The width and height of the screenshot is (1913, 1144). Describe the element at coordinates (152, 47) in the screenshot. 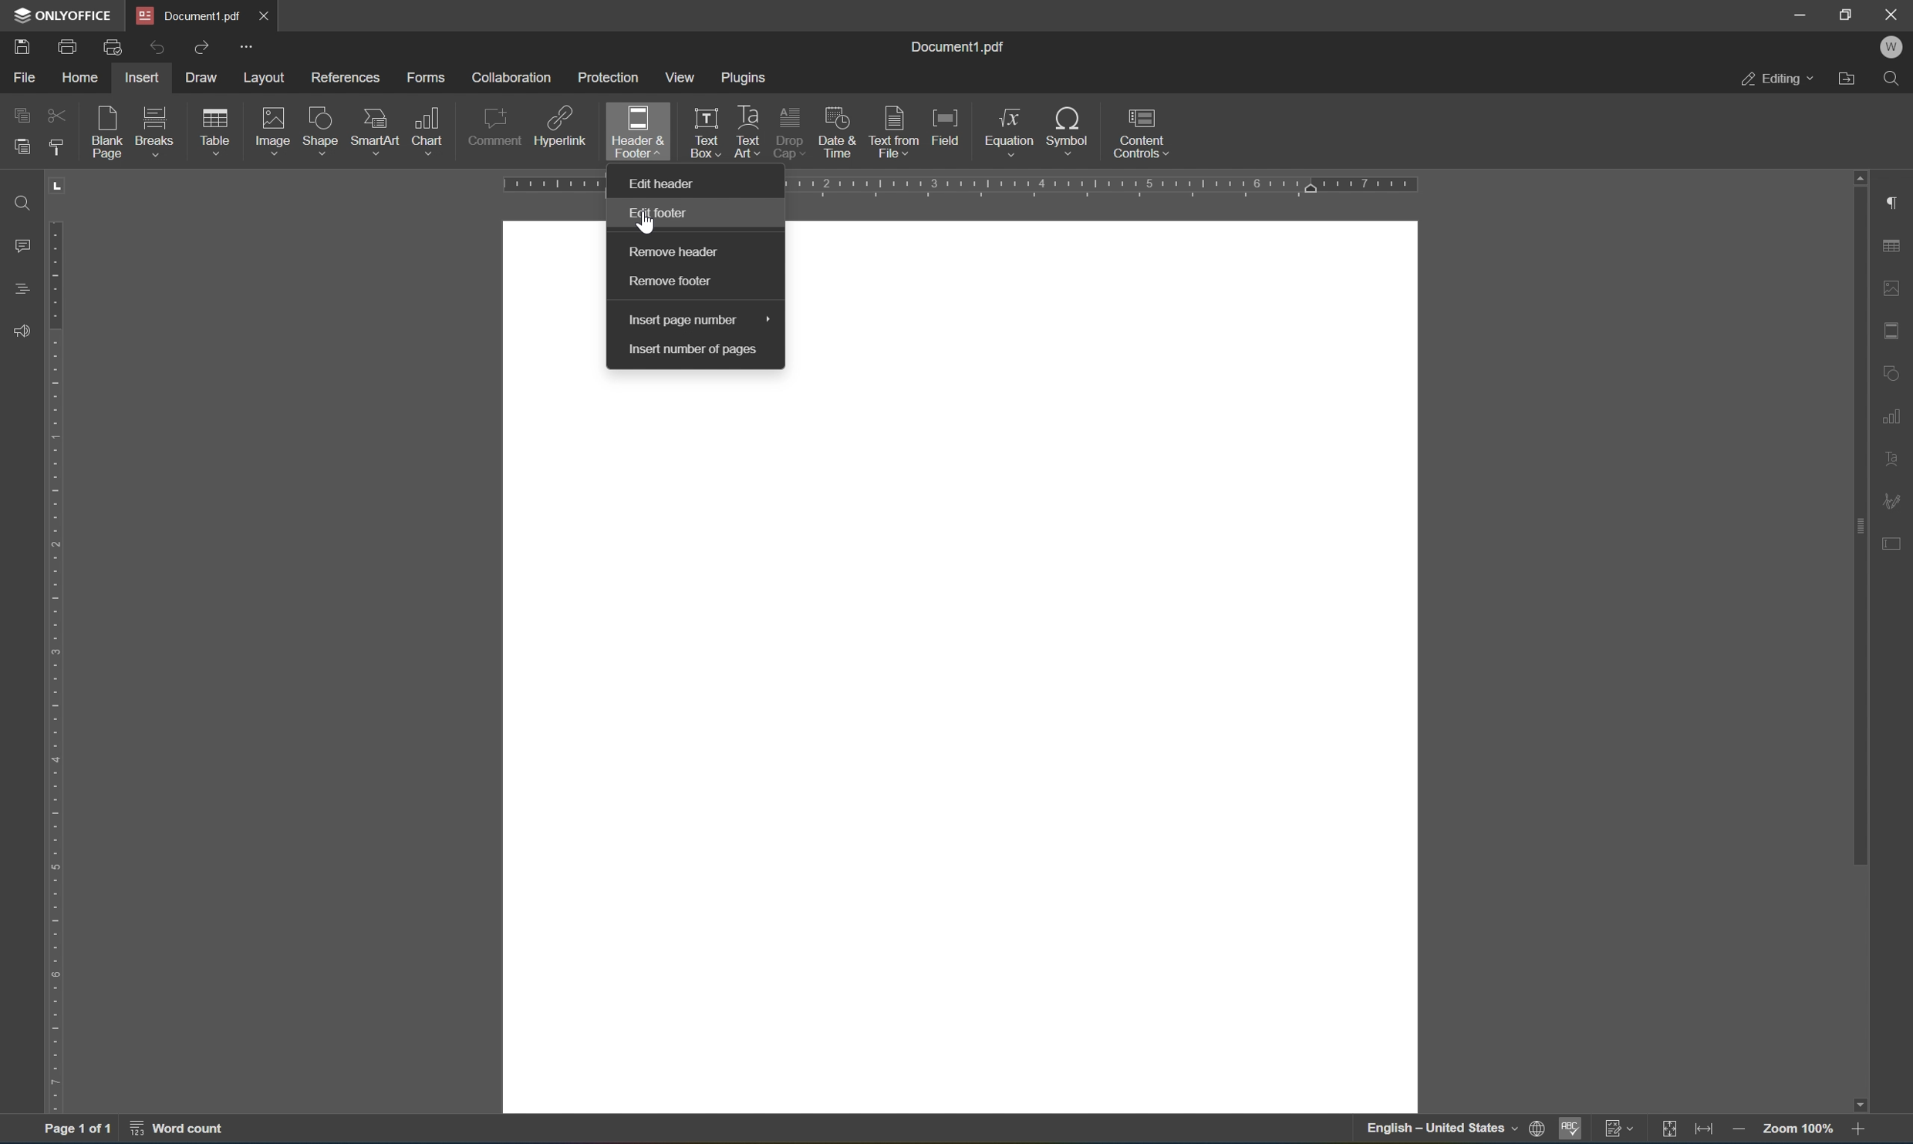

I see `undo` at that location.